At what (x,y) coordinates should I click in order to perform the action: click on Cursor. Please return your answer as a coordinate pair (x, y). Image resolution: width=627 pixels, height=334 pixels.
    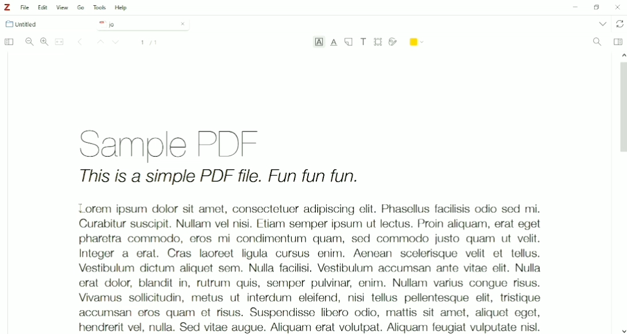
    Looking at the image, I should click on (80, 207).